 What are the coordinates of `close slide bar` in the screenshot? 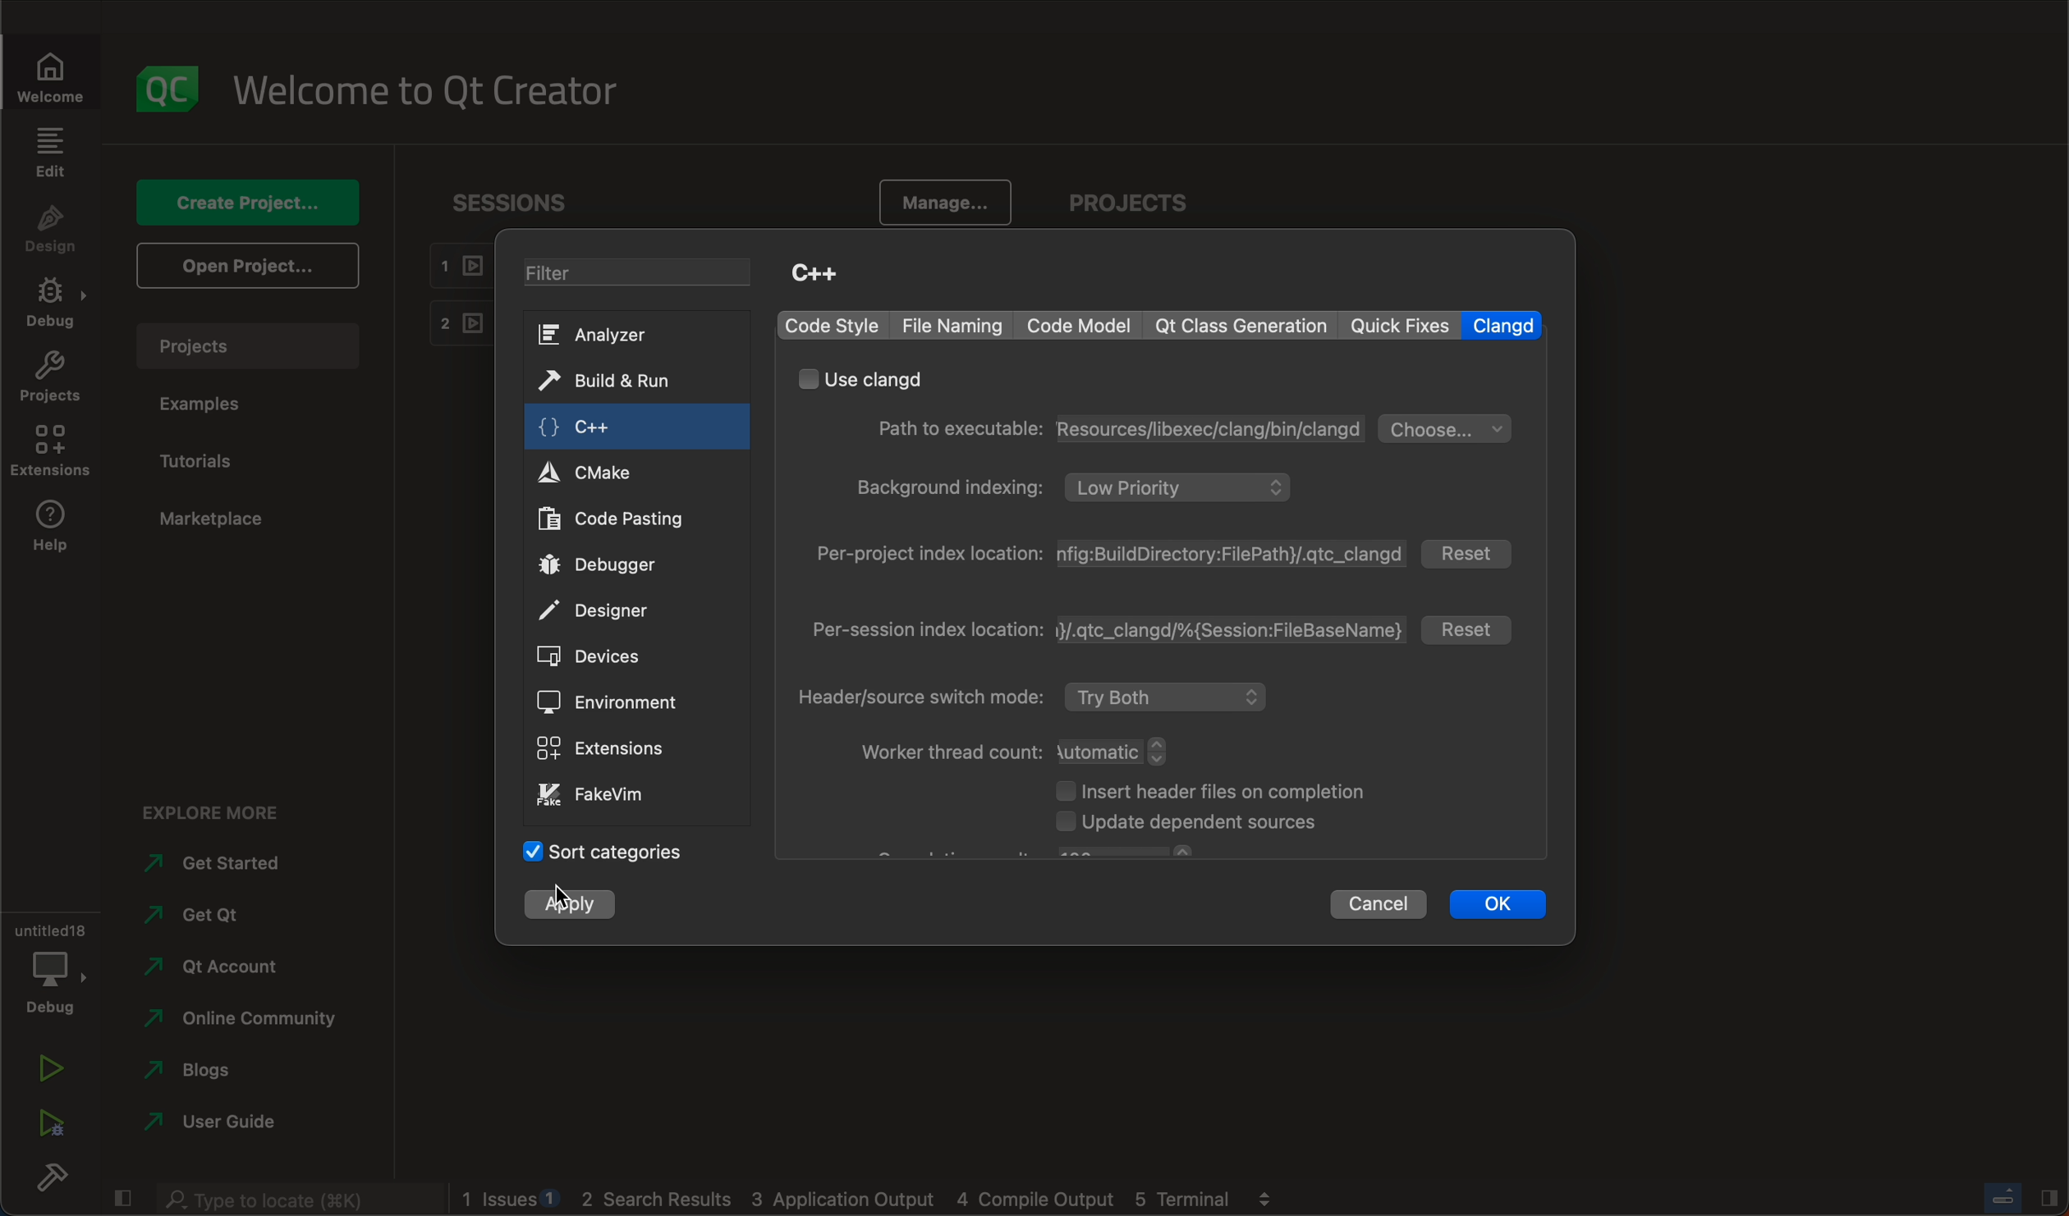 It's located at (2012, 1197).